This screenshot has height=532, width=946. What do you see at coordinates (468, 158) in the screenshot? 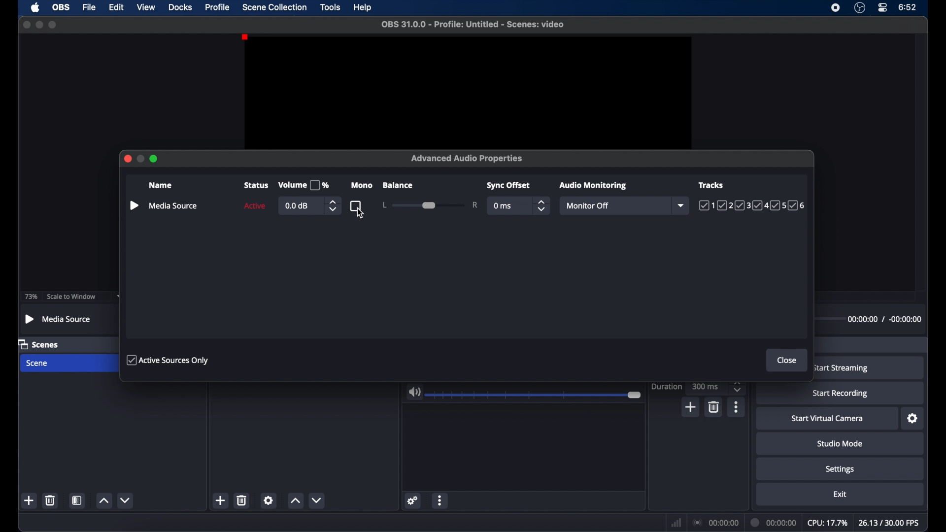
I see `advanced audio properties` at bounding box center [468, 158].